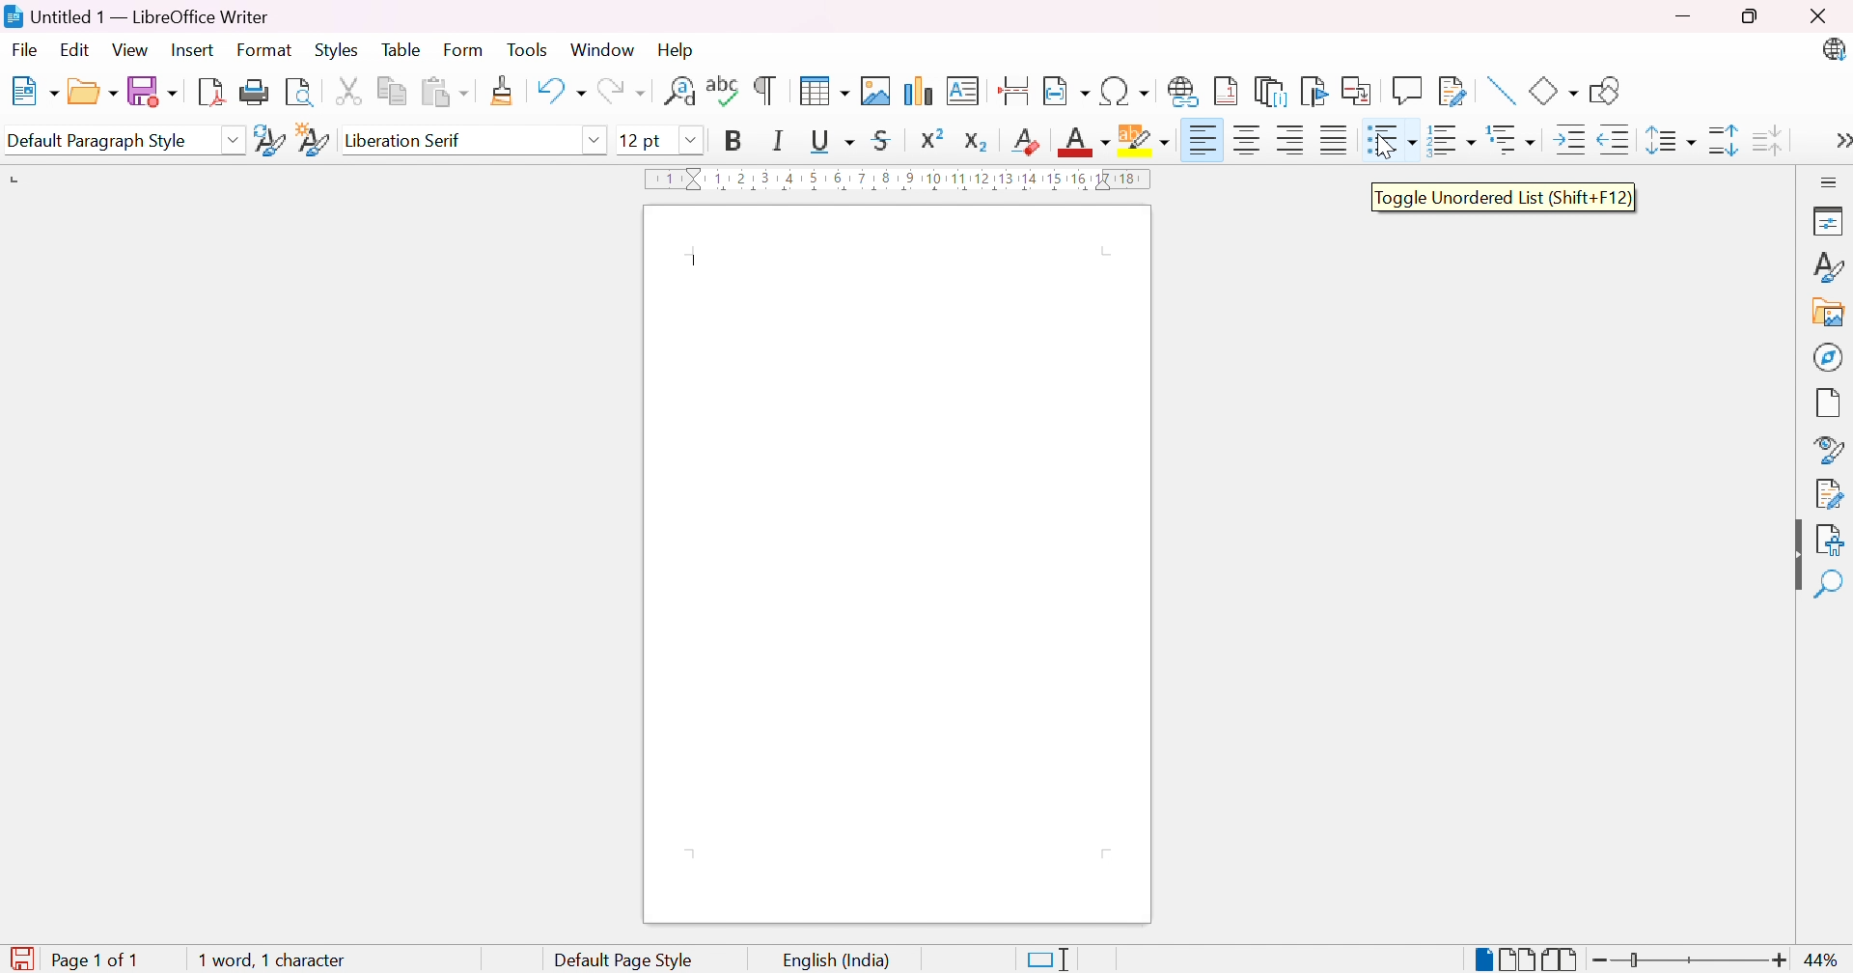  Describe the element at coordinates (1454, 143) in the screenshot. I see `Toggle ordered list` at that location.